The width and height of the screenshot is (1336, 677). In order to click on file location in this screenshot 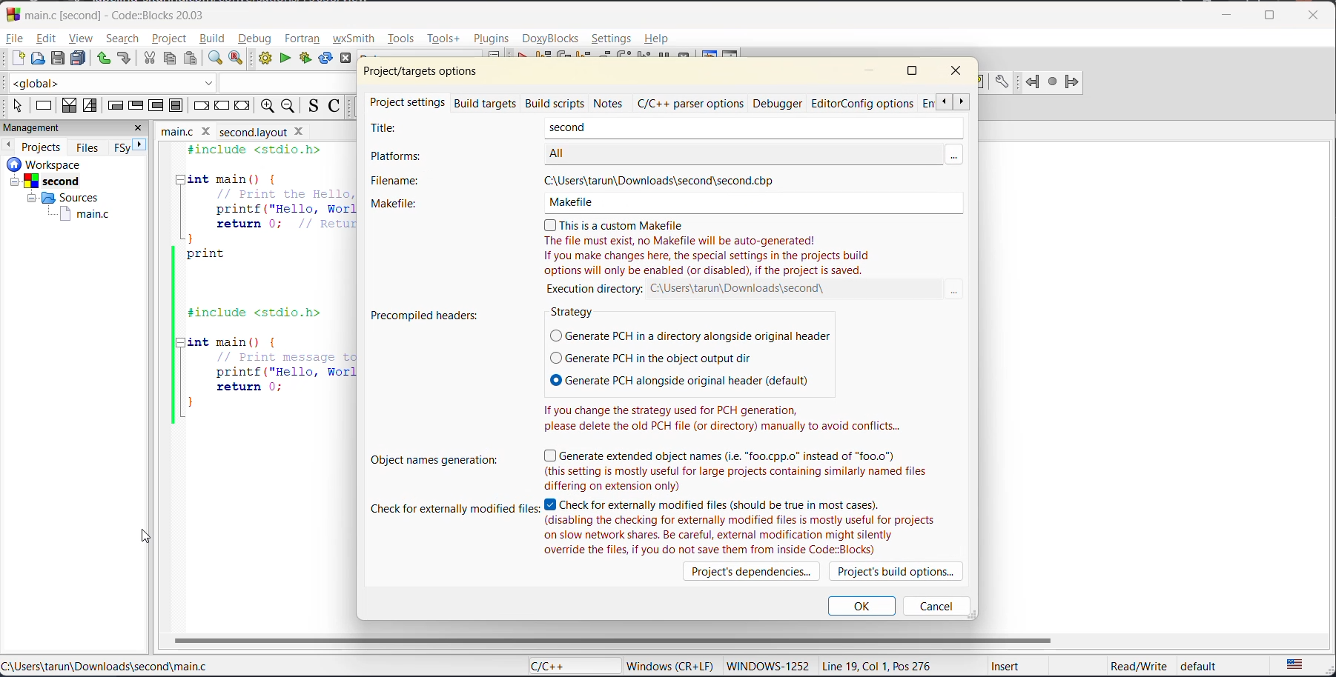, I will do `click(107, 666)`.